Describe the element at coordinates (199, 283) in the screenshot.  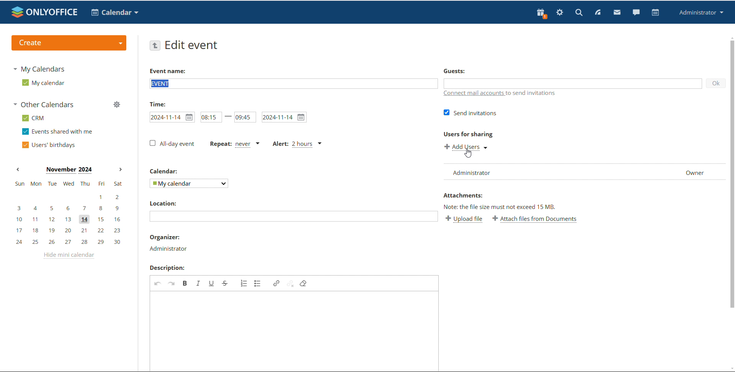
I see `italic` at that location.